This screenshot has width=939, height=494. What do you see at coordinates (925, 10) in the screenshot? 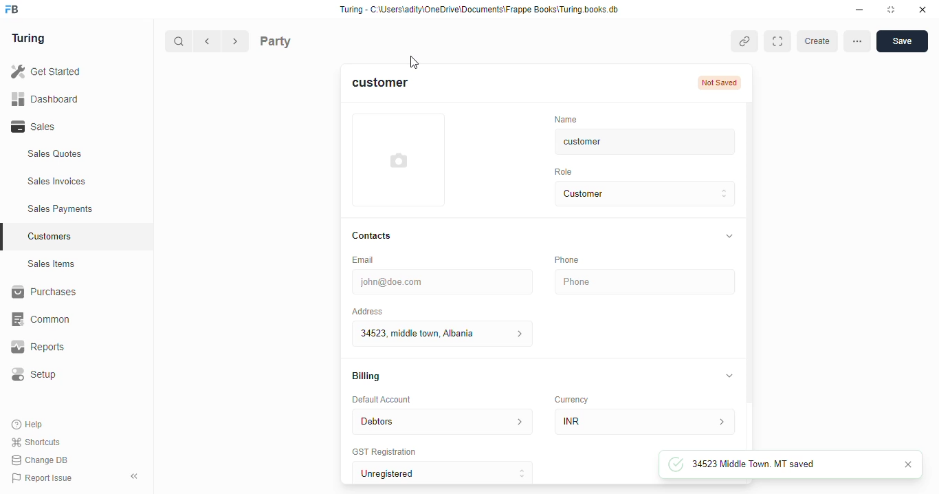
I see `close` at bounding box center [925, 10].